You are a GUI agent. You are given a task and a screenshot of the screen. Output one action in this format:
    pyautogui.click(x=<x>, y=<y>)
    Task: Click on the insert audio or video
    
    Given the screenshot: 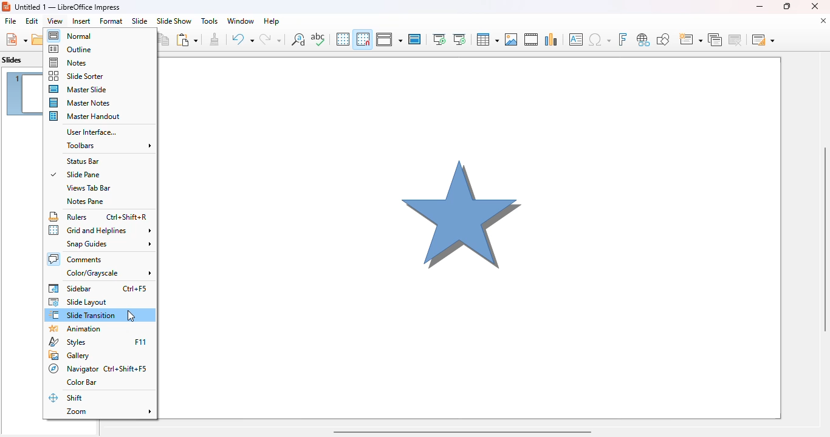 What is the action you would take?
    pyautogui.click(x=532, y=39)
    